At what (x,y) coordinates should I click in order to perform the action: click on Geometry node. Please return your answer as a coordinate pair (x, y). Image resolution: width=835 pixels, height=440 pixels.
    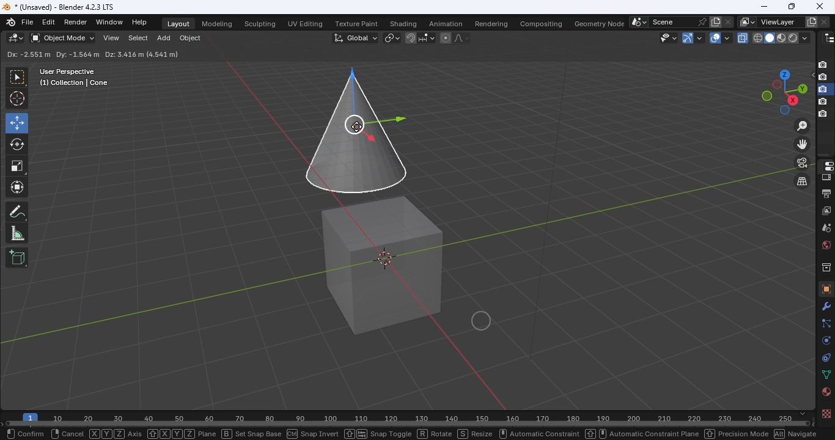
    Looking at the image, I should click on (600, 22).